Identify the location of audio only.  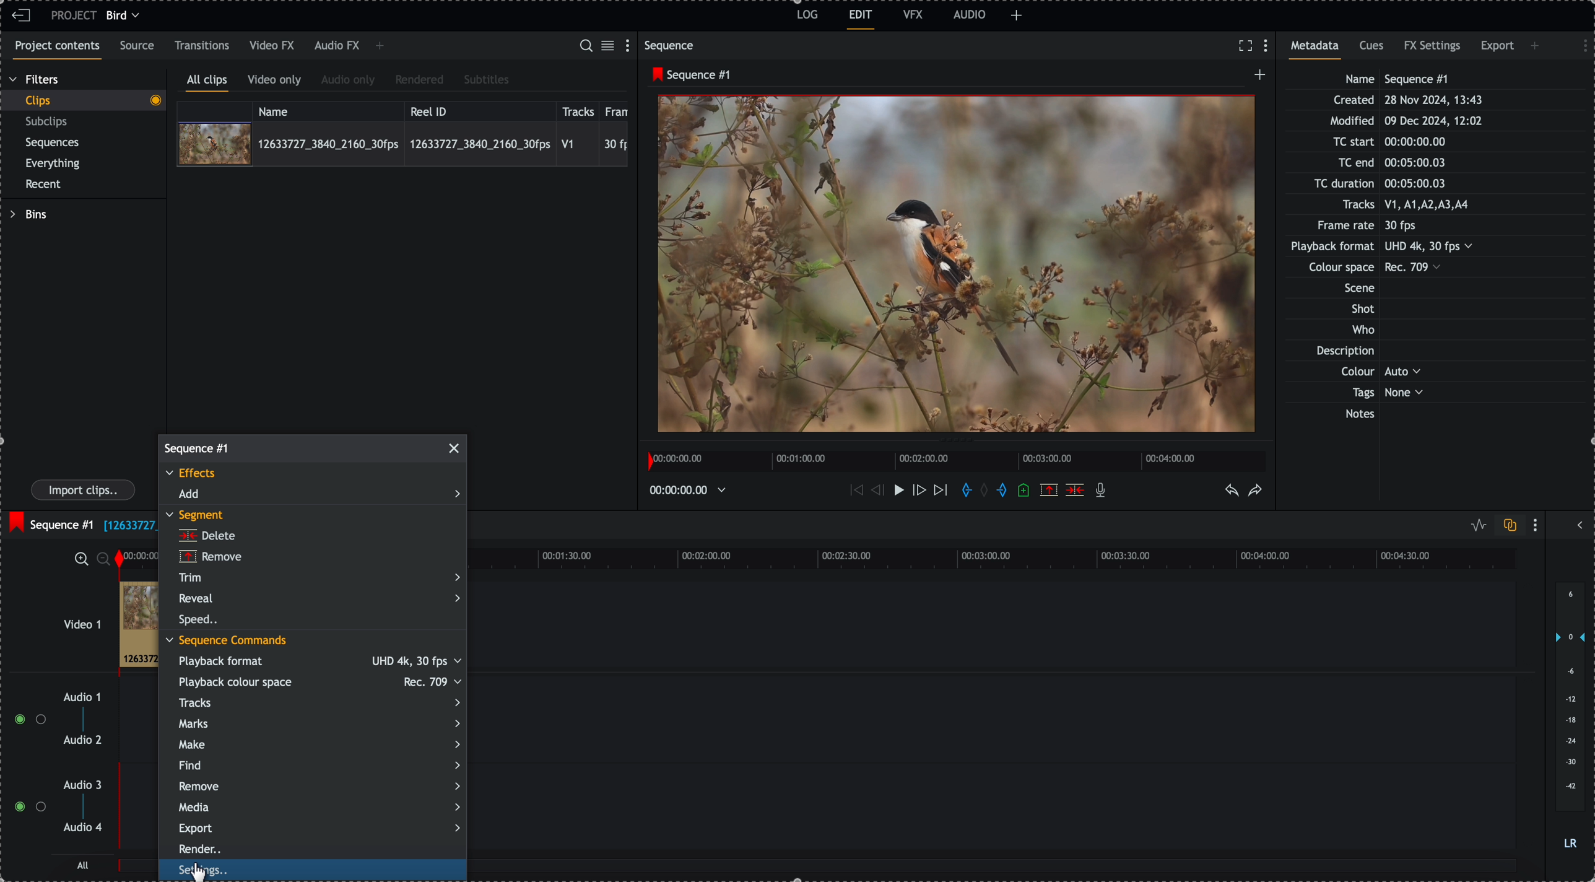
(349, 81).